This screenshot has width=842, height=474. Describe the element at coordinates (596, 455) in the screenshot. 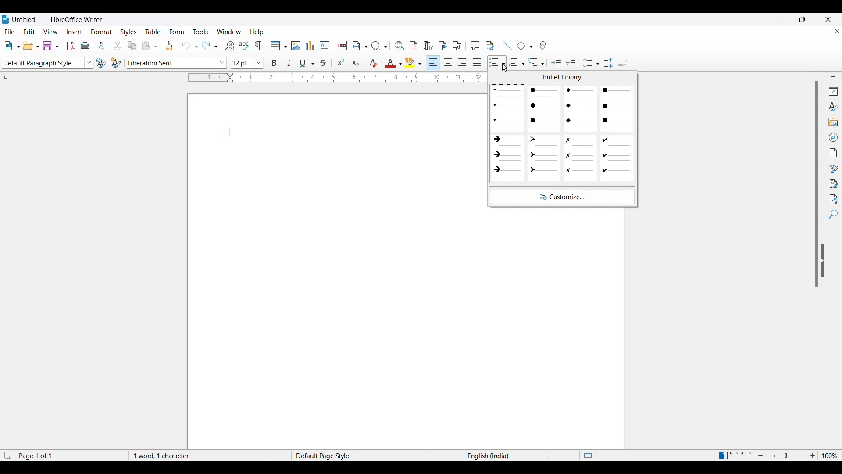

I see `Standard selection` at that location.